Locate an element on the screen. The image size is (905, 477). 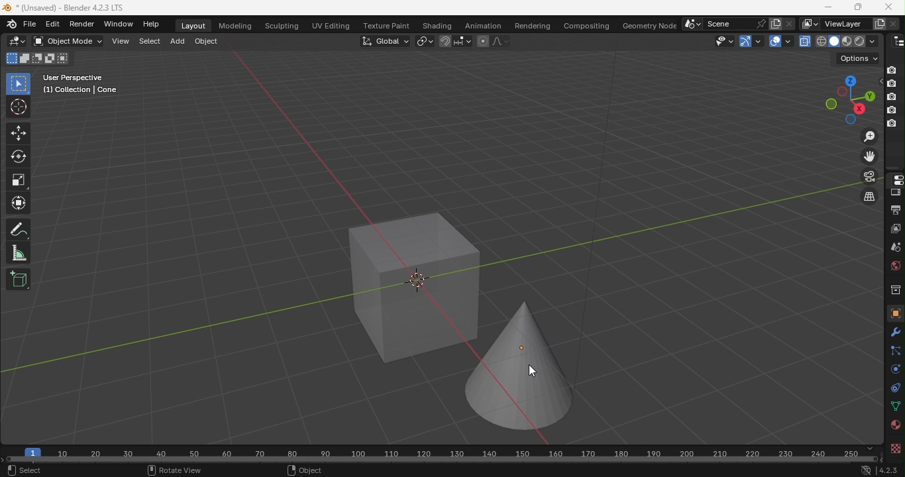
Drop down menu is located at coordinates (858, 58).